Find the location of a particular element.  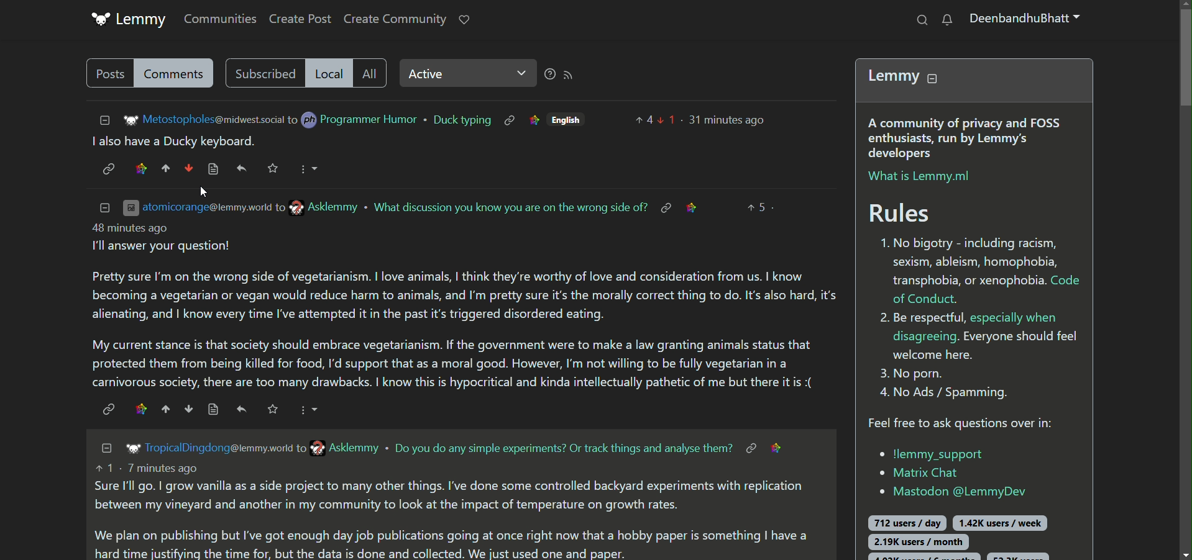

hyperlink is located at coordinates (108, 409).